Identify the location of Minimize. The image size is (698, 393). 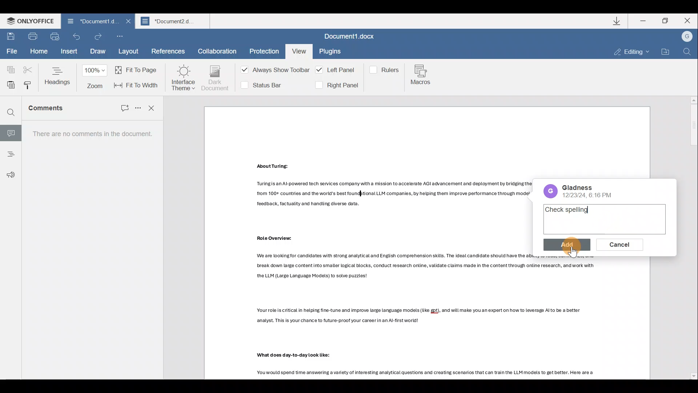
(644, 20).